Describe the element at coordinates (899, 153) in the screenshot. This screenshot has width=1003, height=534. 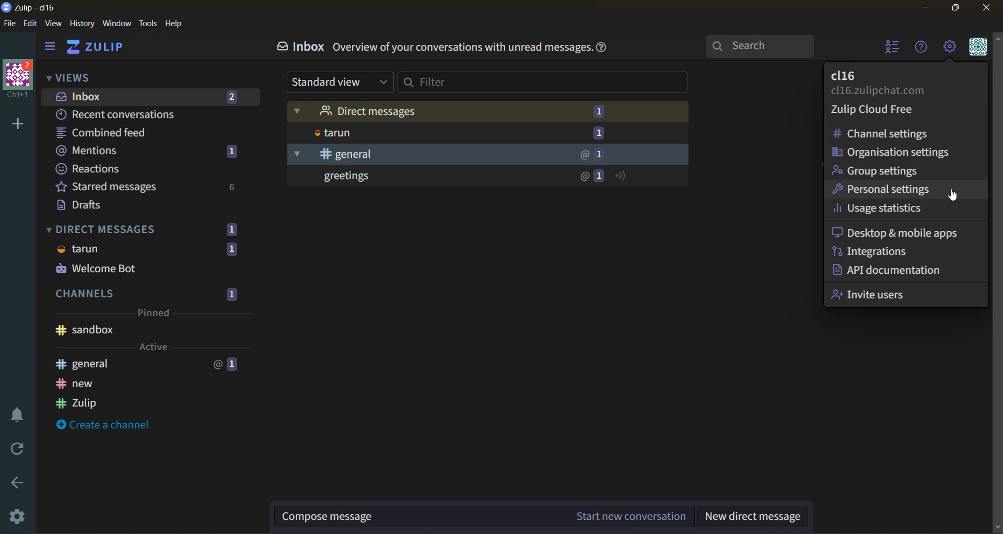
I see `organisation settings` at that location.